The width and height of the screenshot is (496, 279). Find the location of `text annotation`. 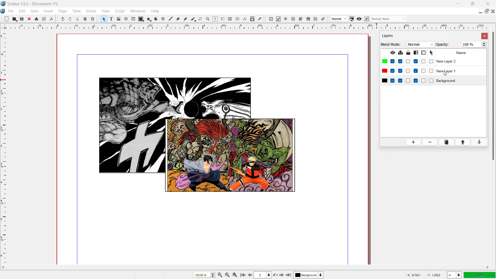

text annotation is located at coordinates (316, 19).